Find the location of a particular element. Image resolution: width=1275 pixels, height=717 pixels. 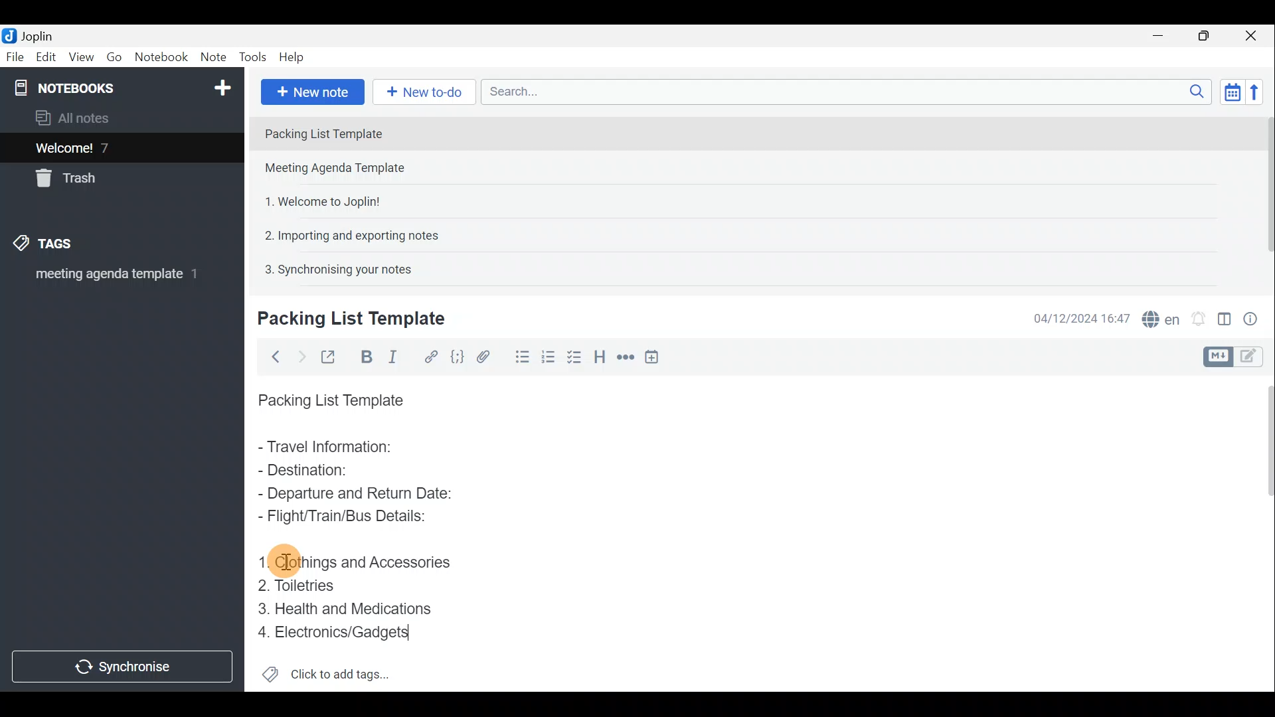

Close is located at coordinates (1255, 35).